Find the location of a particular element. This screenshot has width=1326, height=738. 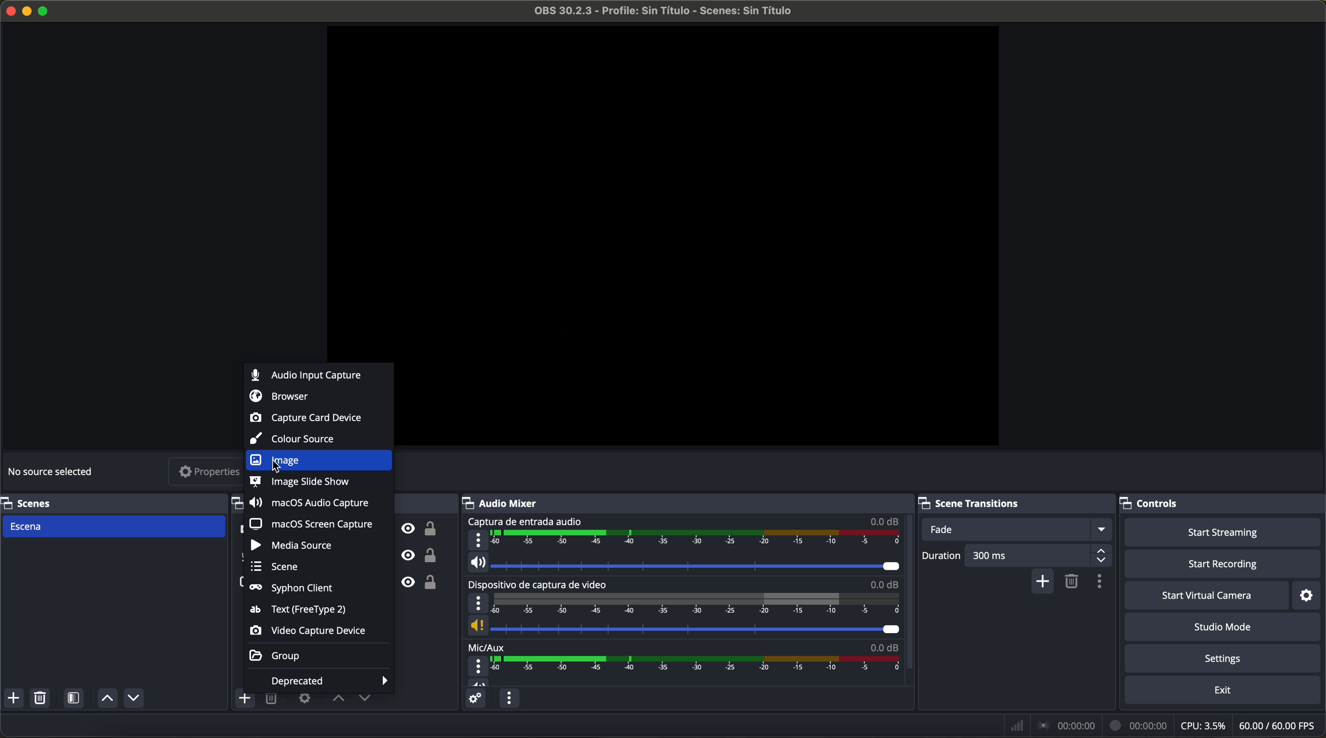

add configurable transition is located at coordinates (1043, 582).